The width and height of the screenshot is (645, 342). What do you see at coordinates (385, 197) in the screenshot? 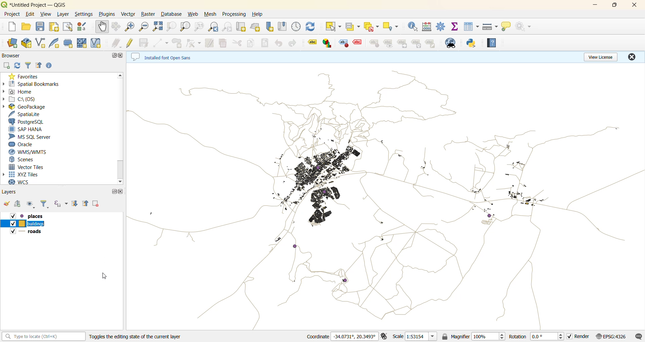
I see `layers` at bounding box center [385, 197].